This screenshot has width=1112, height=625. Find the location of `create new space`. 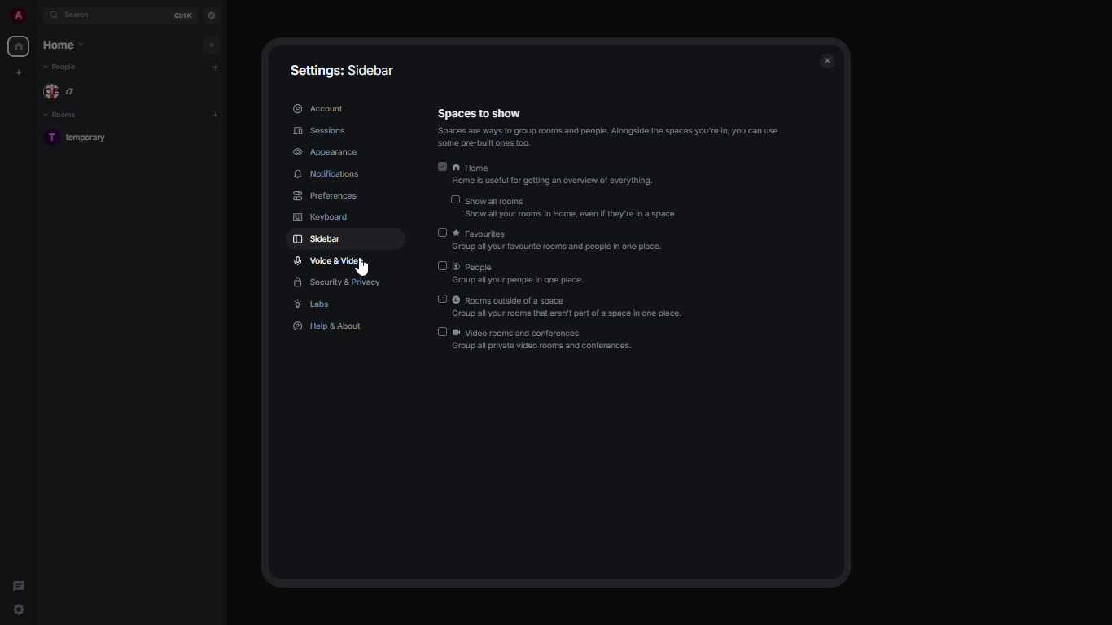

create new space is located at coordinates (20, 72).